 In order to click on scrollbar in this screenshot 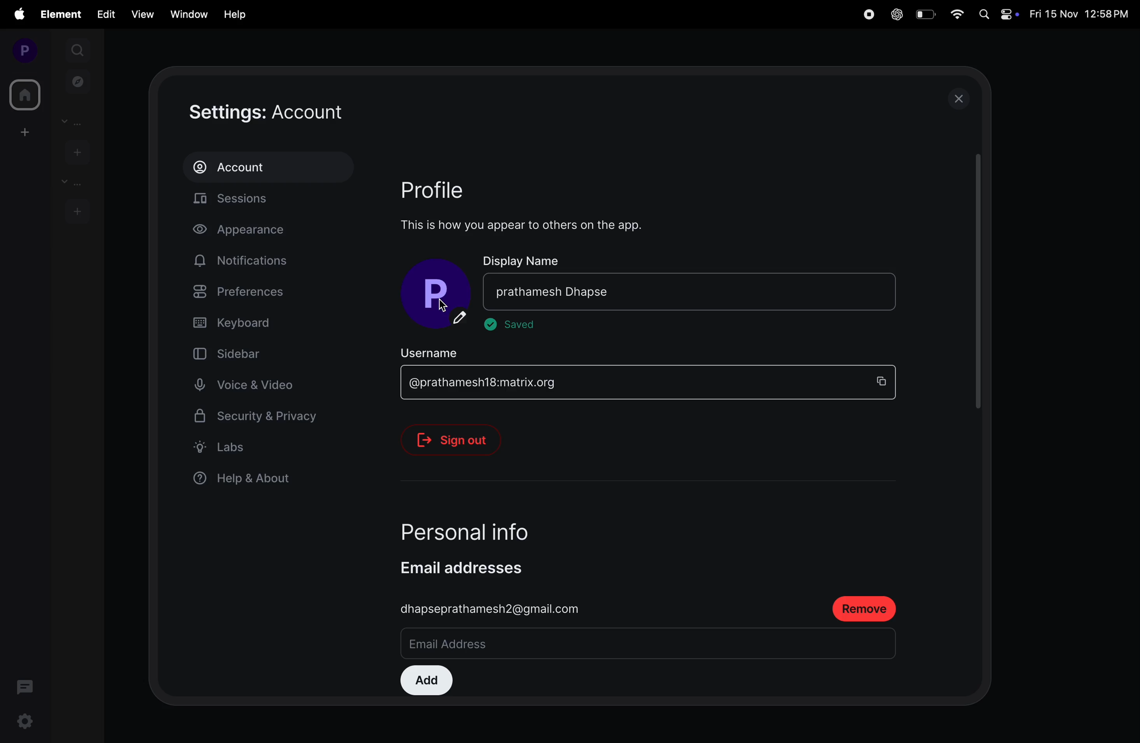, I will do `click(977, 282)`.